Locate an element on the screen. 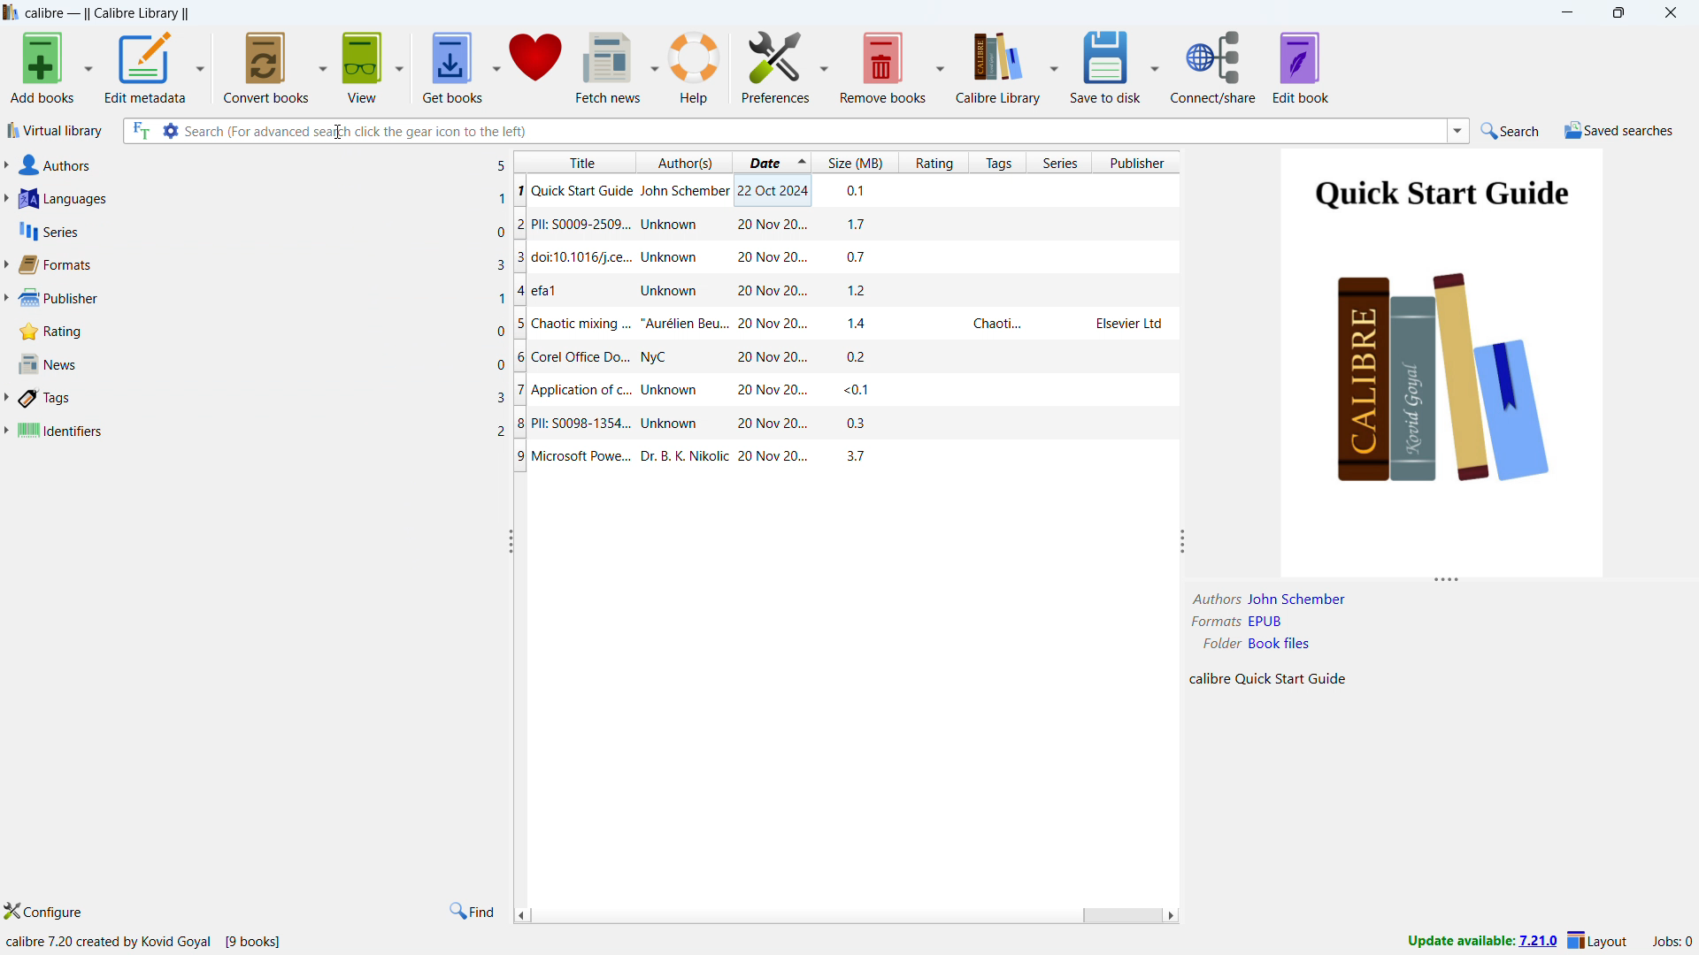 Image resolution: width=1699 pixels, height=955 pixels. fetch news is located at coordinates (609, 66).